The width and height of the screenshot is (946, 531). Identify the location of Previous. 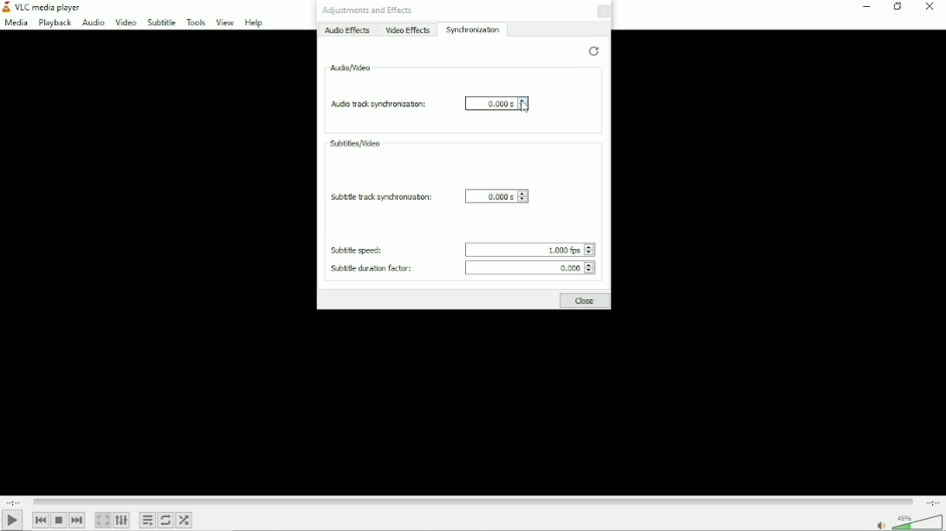
(42, 519).